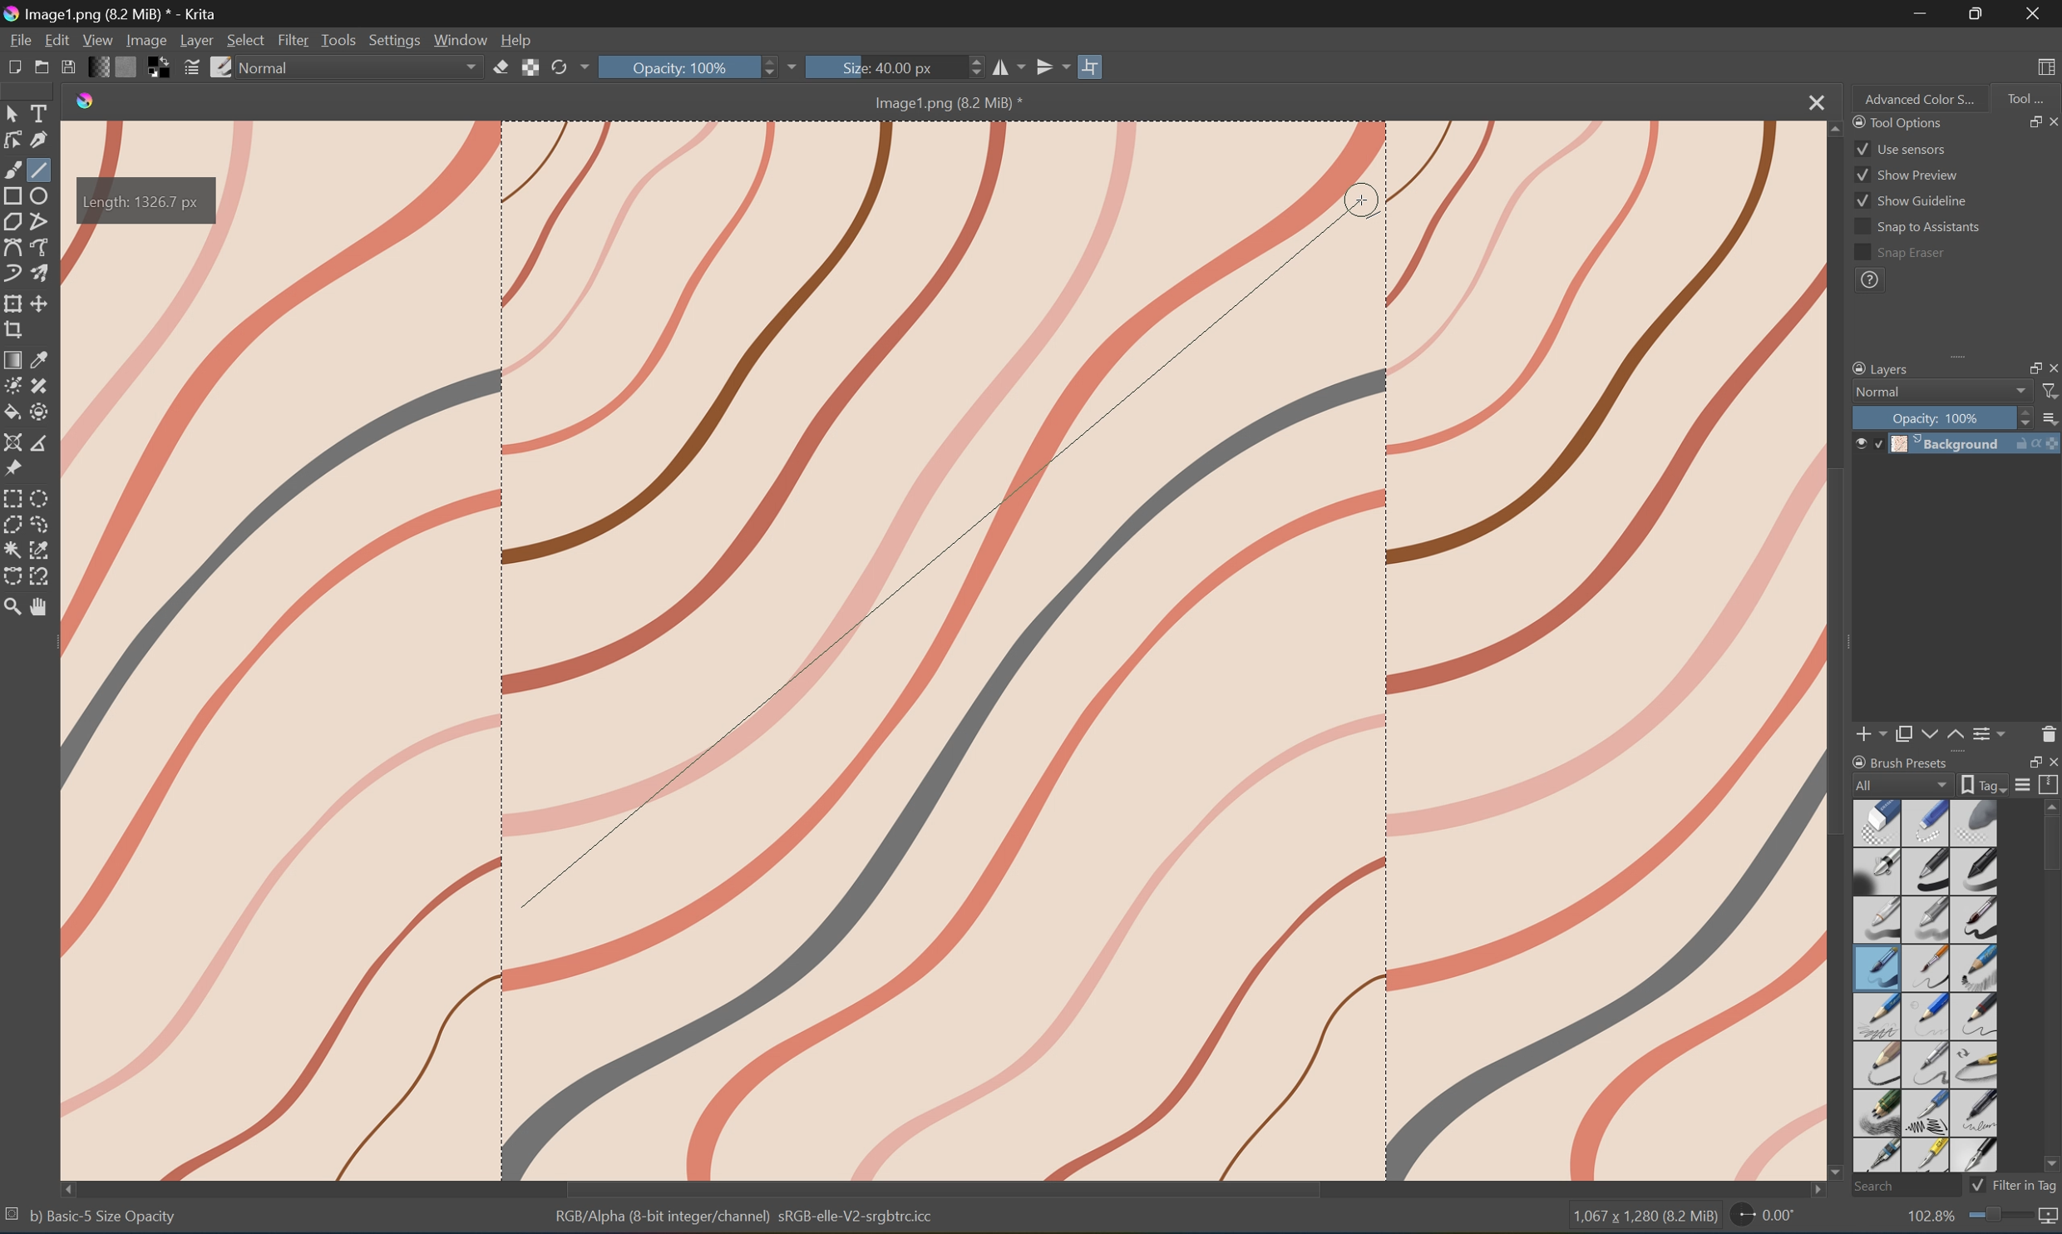  I want to click on Search, so click(1901, 1185).